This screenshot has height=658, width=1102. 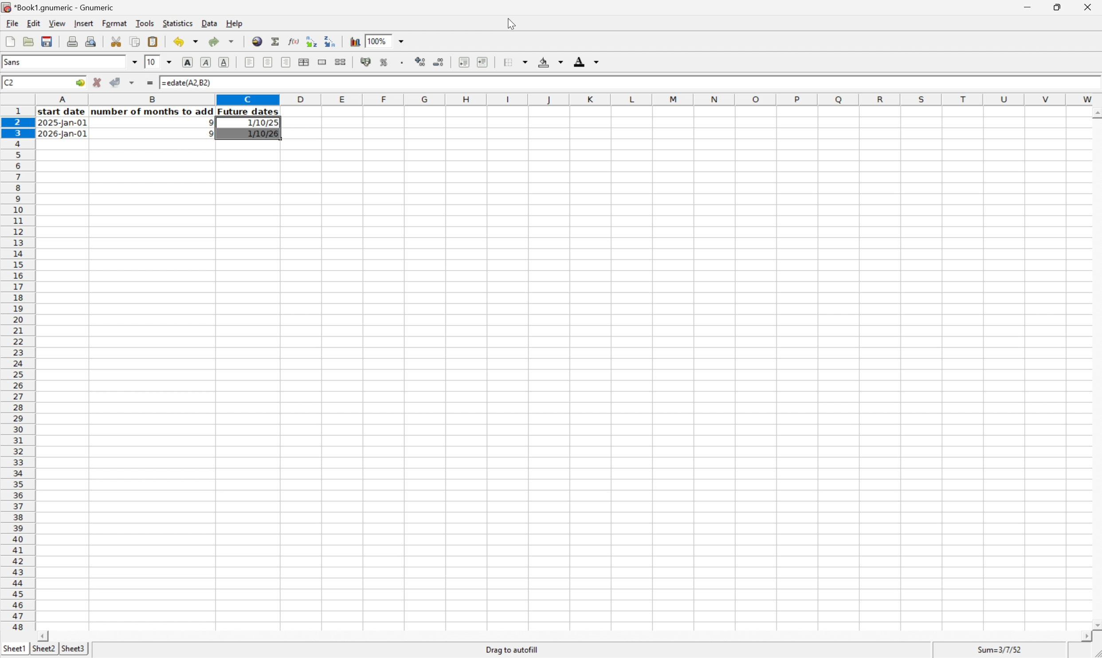 I want to click on Edit function in current cell, so click(x=291, y=41).